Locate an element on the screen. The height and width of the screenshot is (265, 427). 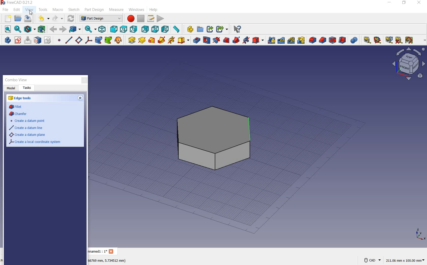
thickness is located at coordinates (343, 41).